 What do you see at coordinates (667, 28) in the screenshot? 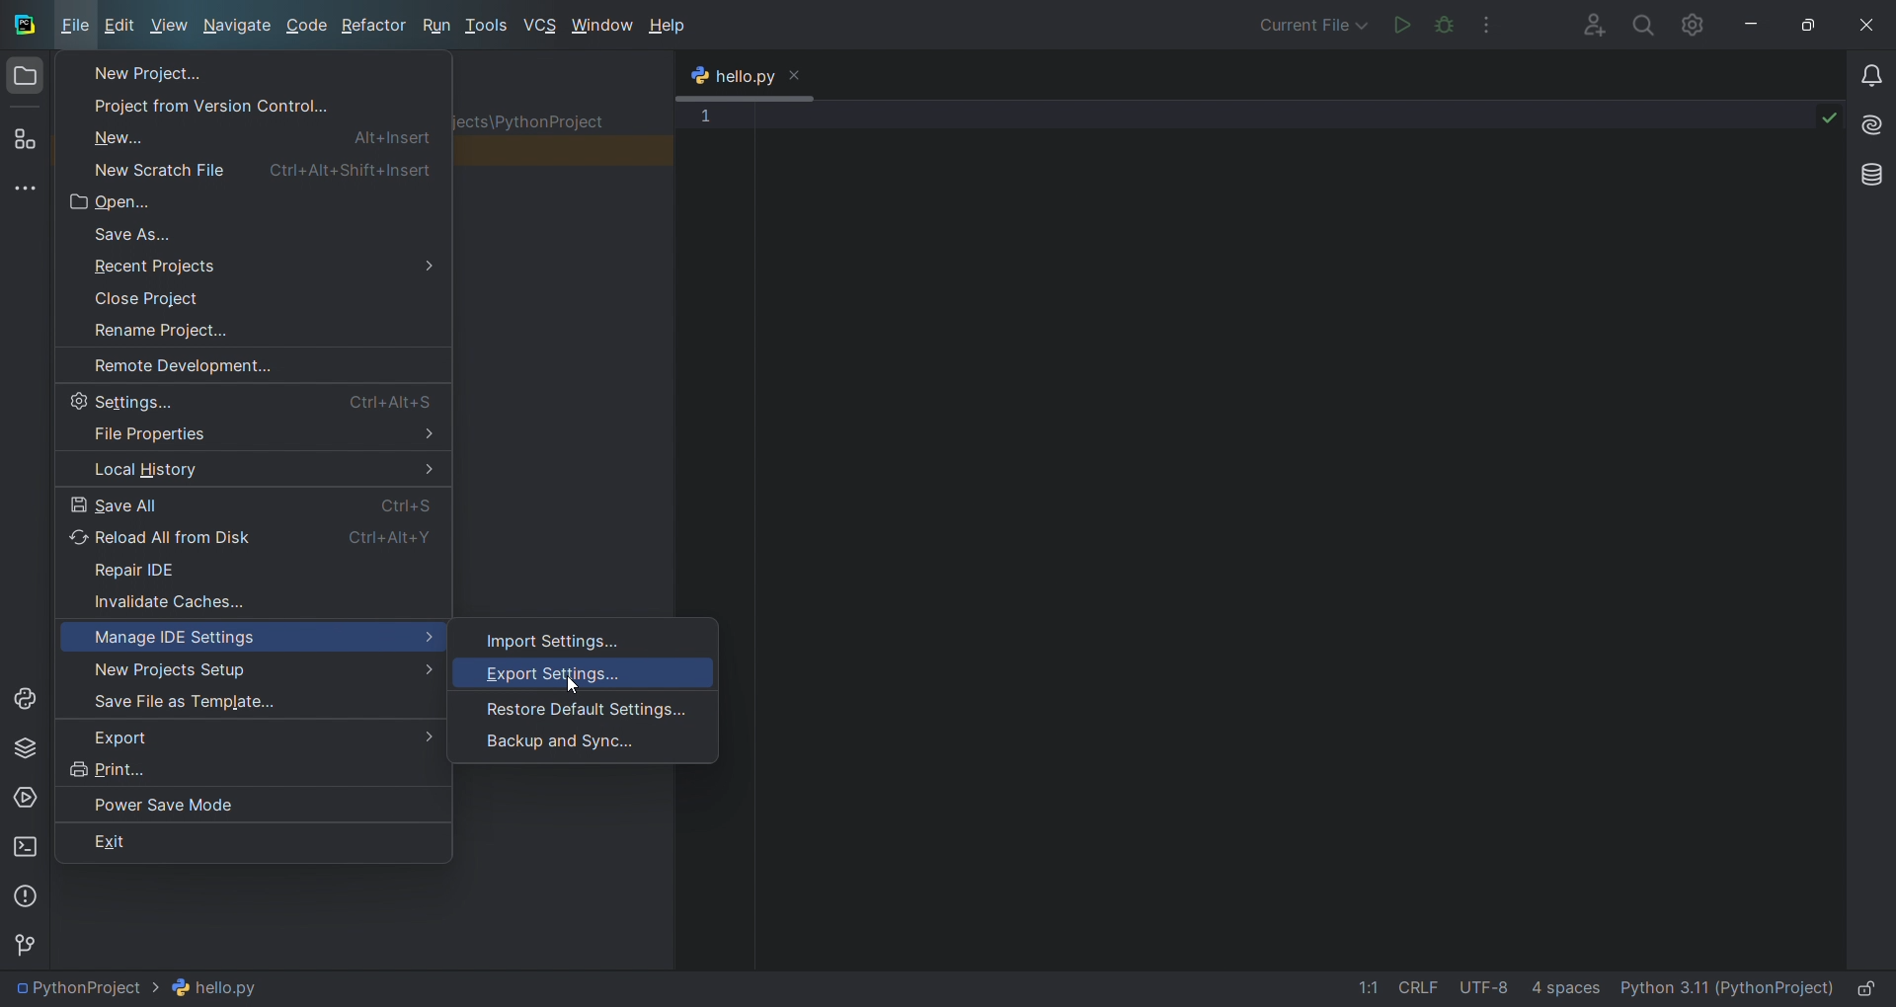
I see `help` at bounding box center [667, 28].